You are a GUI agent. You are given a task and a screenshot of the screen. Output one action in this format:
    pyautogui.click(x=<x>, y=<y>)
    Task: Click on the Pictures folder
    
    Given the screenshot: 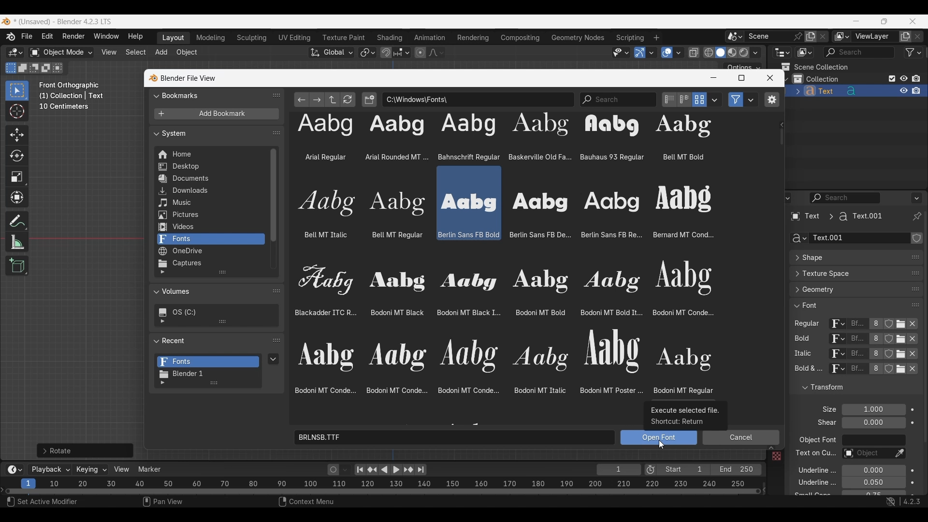 What is the action you would take?
    pyautogui.click(x=210, y=215)
    